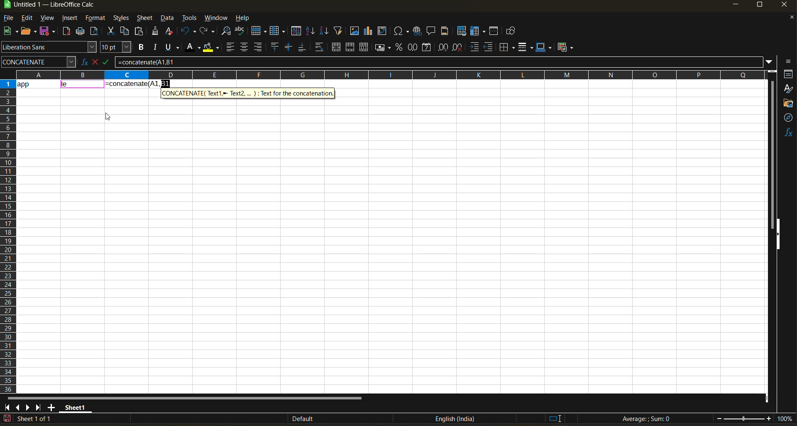 Image resolution: width=797 pixels, height=426 pixels. Describe the element at coordinates (789, 104) in the screenshot. I see `gallery` at that location.